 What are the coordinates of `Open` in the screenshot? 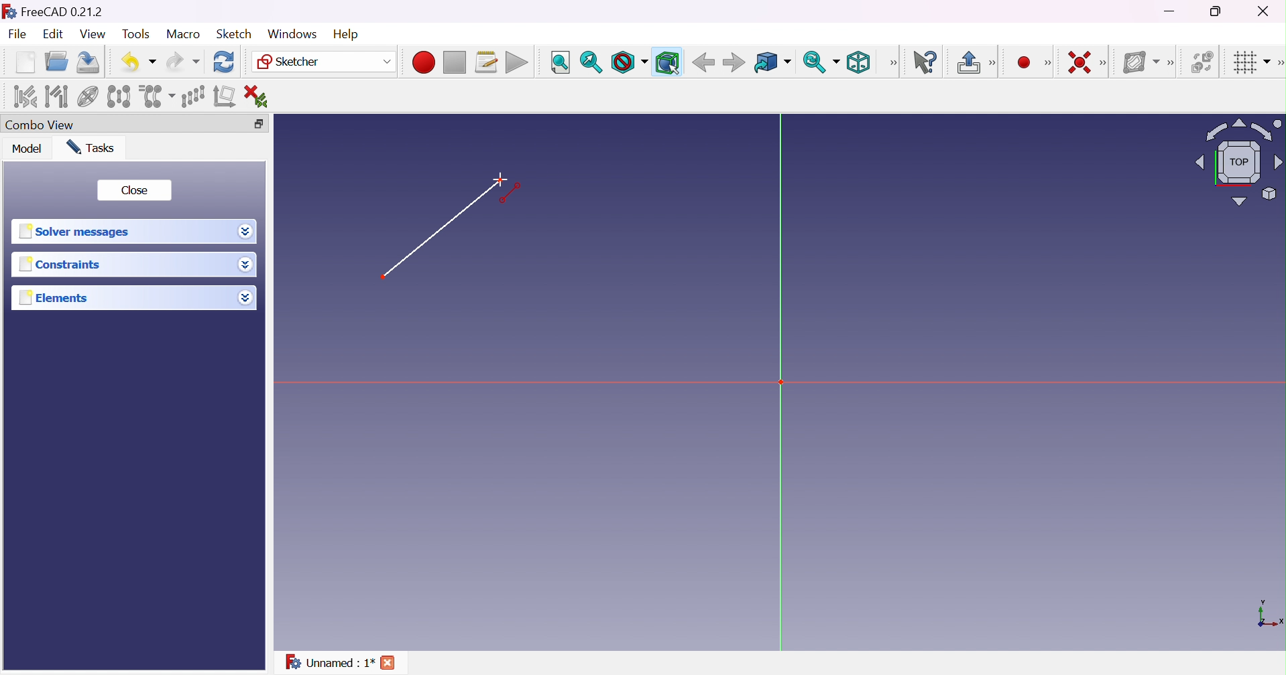 It's located at (58, 61).